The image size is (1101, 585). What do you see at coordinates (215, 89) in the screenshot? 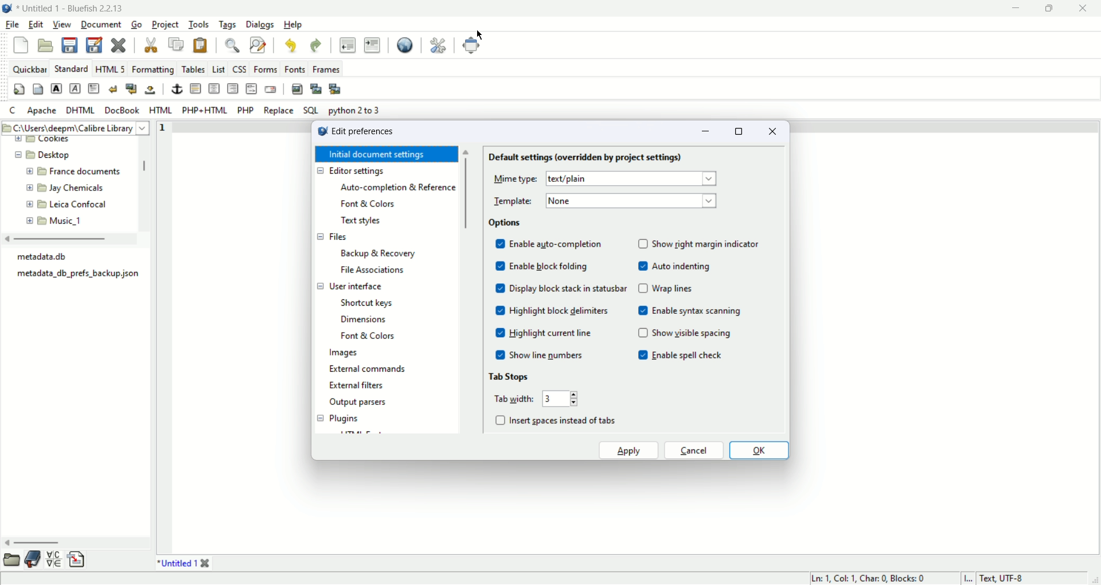
I see `center` at bounding box center [215, 89].